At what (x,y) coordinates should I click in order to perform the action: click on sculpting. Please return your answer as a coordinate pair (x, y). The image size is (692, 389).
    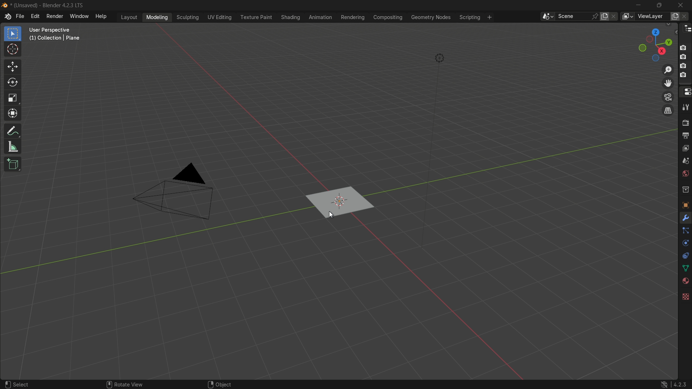
    Looking at the image, I should click on (188, 18).